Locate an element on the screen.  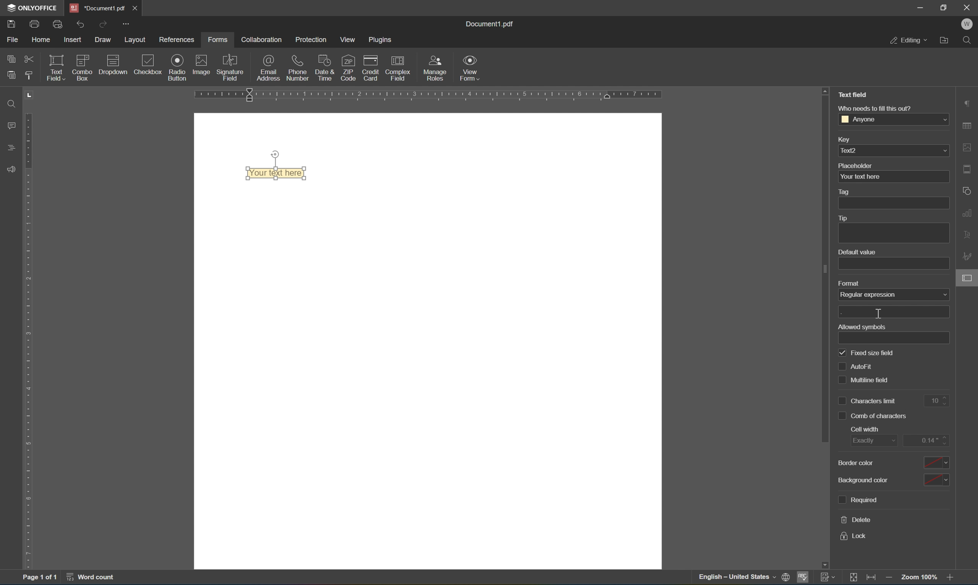
zoom in is located at coordinates (950, 578).